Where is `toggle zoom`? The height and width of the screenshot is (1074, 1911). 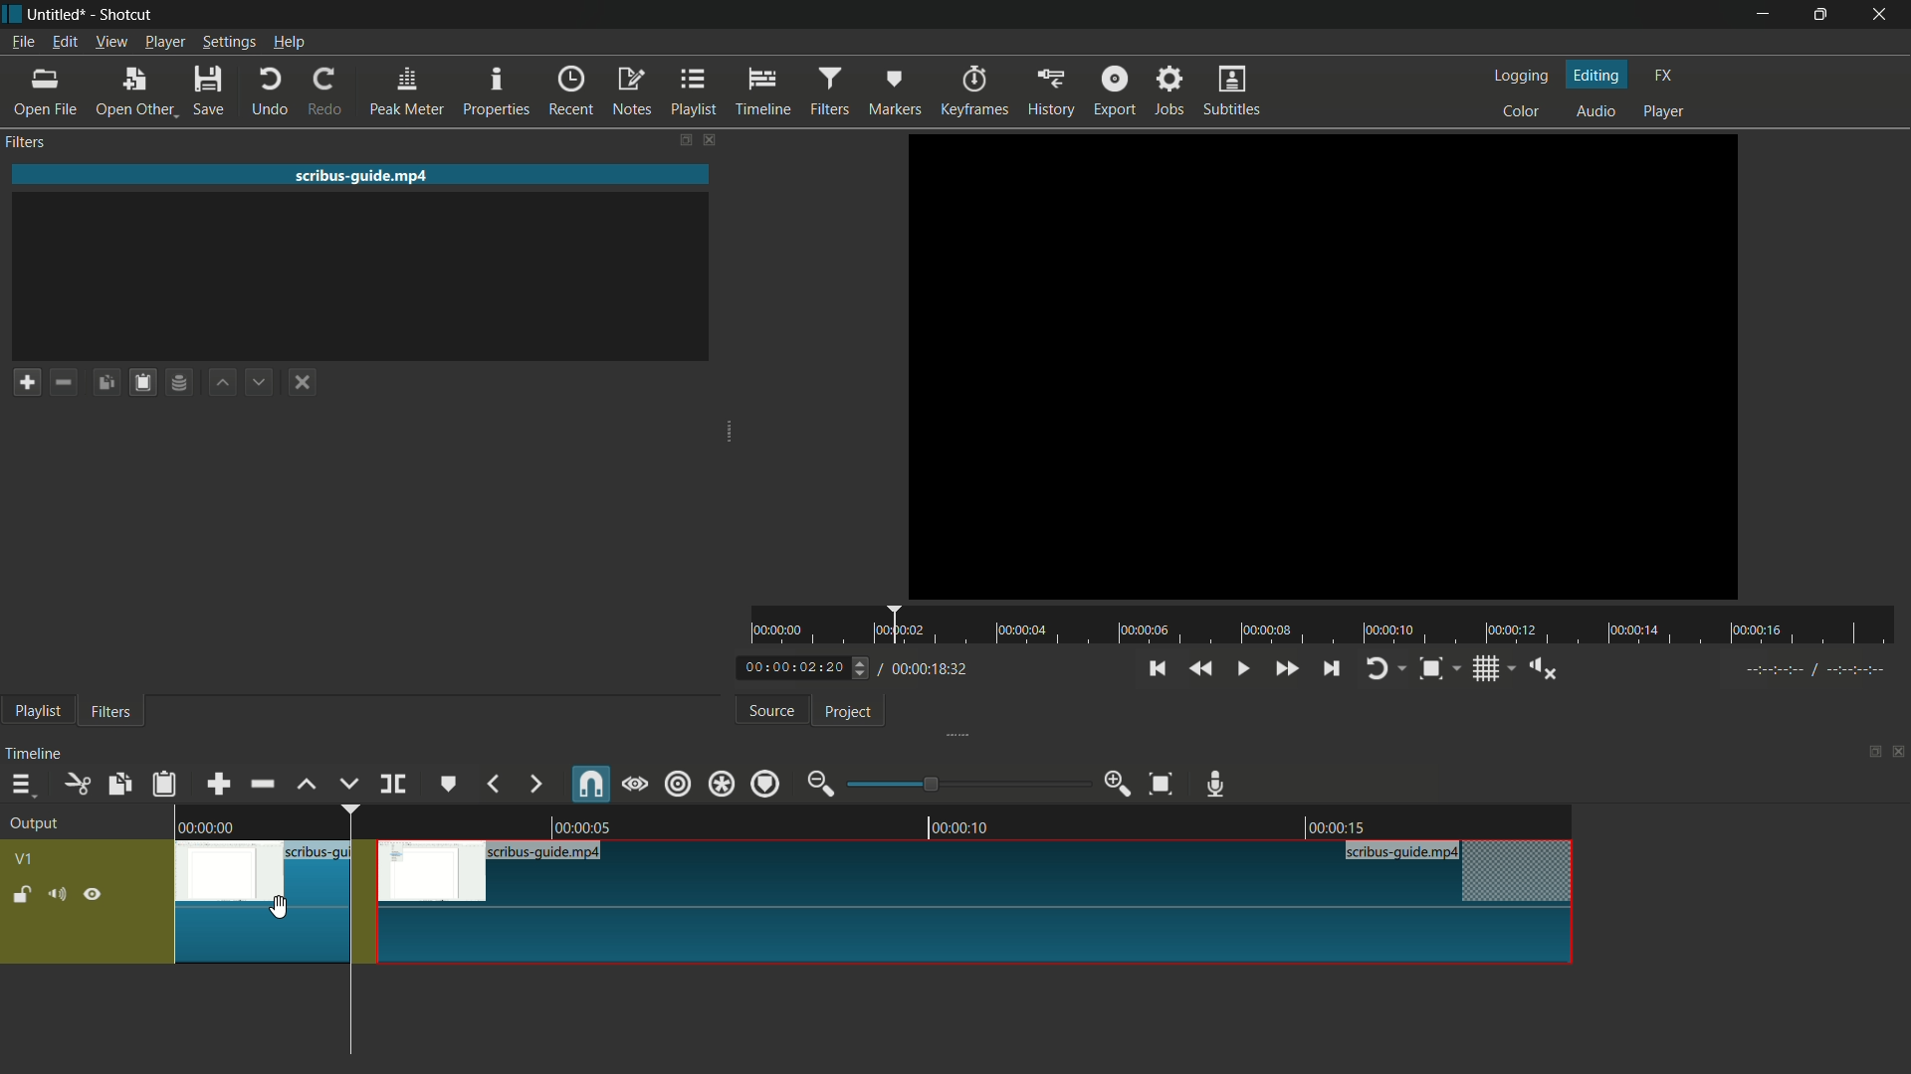 toggle zoom is located at coordinates (1430, 669).